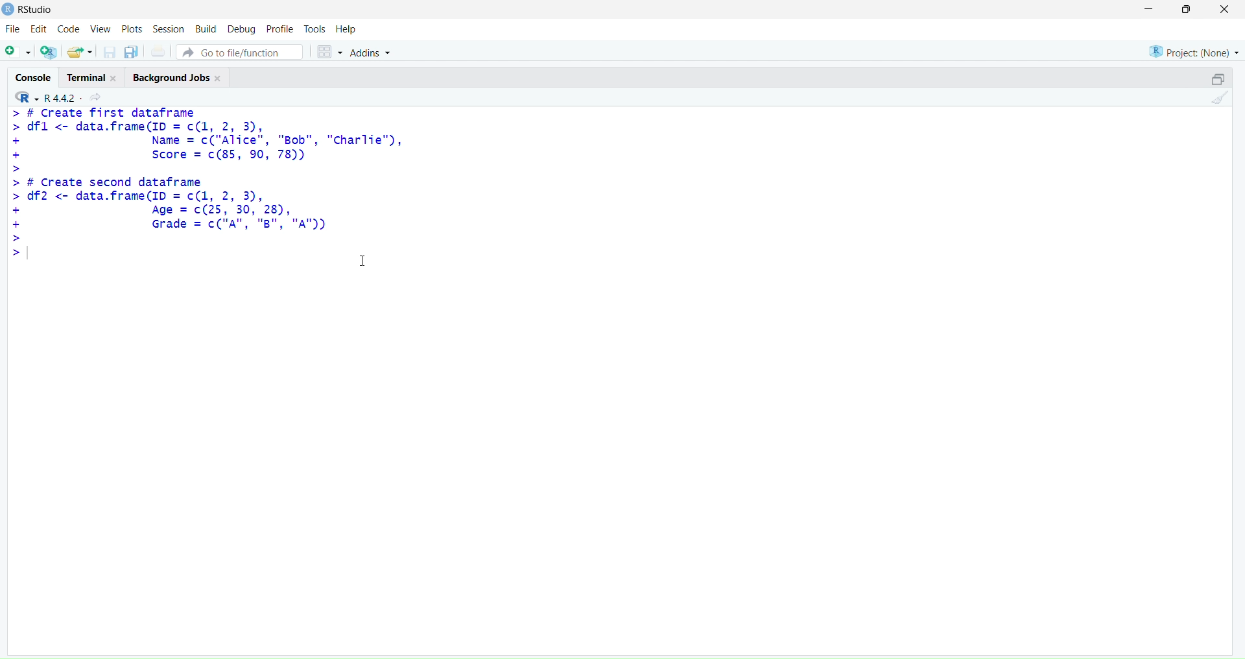  What do you see at coordinates (49, 51) in the screenshot?
I see `create a project` at bounding box center [49, 51].